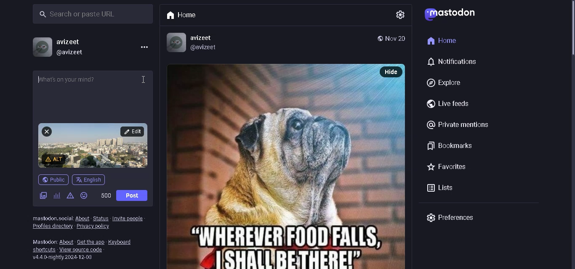 This screenshot has width=575, height=269. What do you see at coordinates (53, 180) in the screenshot?
I see `public` at bounding box center [53, 180].